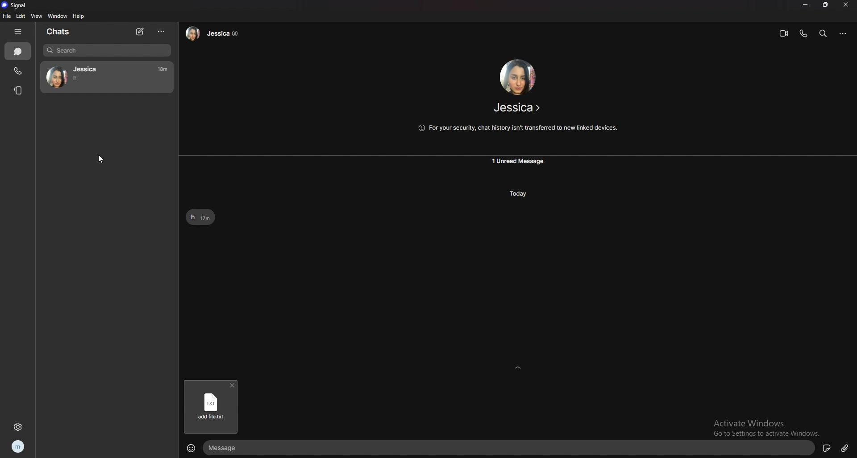 This screenshot has height=458, width=857. Describe the element at coordinates (824, 33) in the screenshot. I see `search` at that location.